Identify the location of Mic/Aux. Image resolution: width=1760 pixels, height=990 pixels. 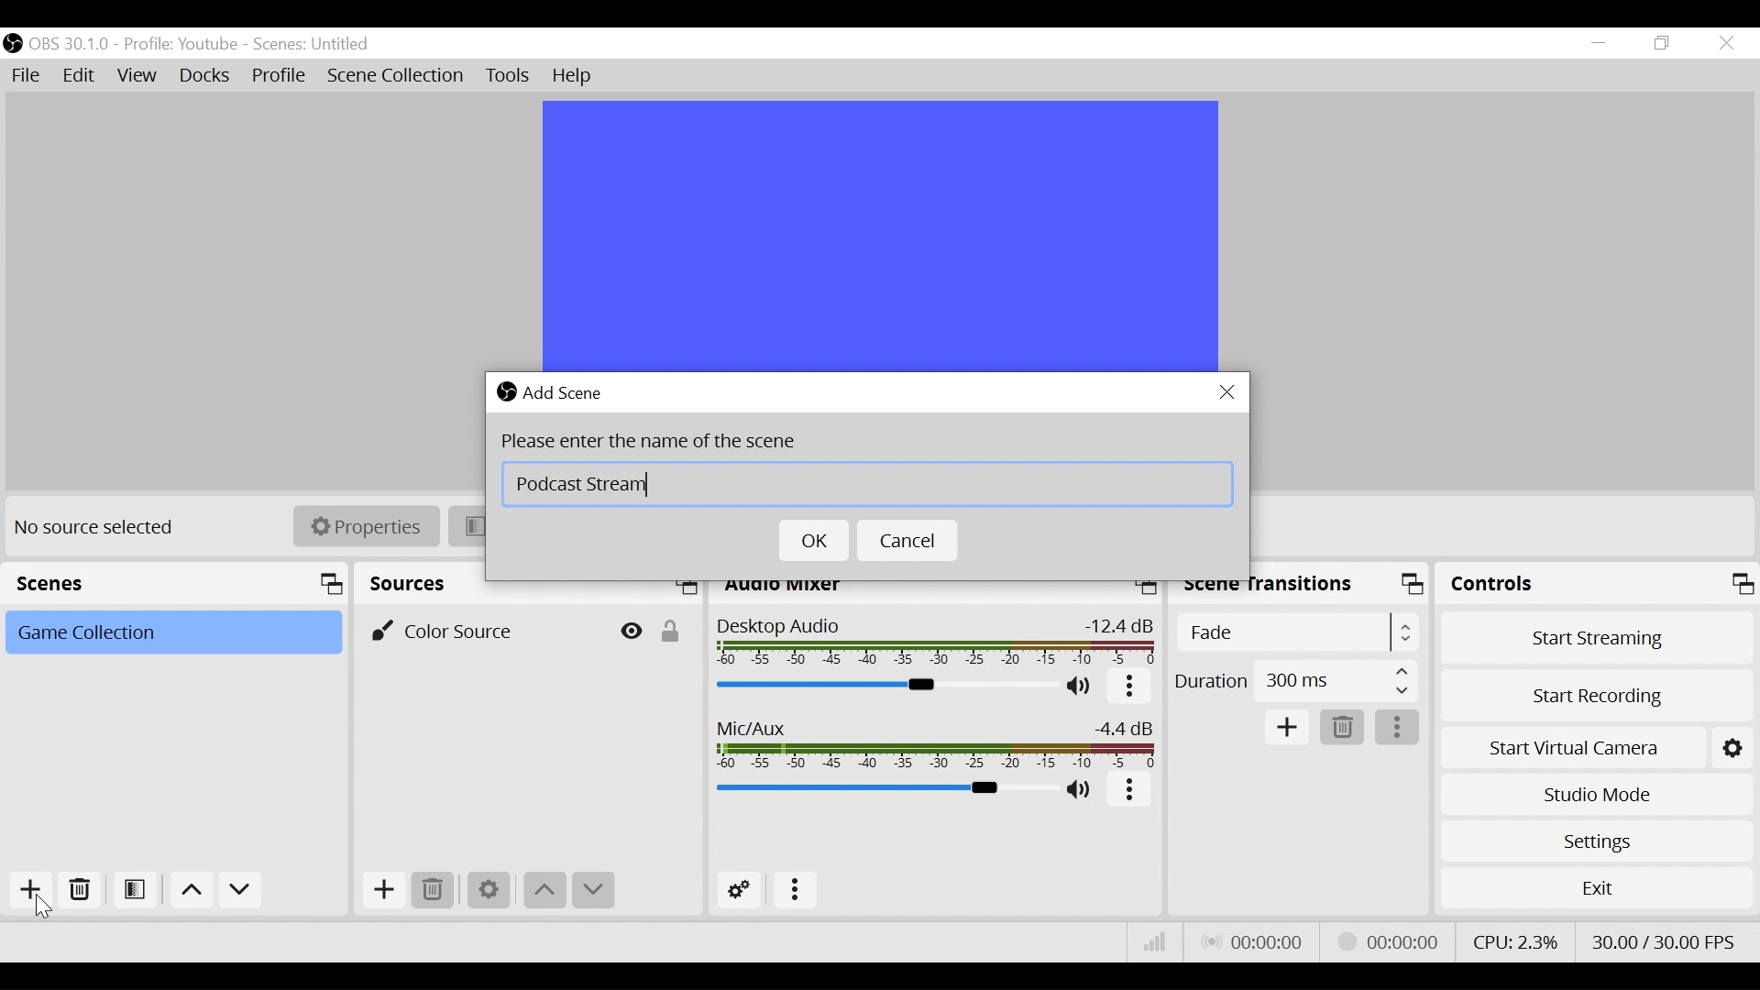
(938, 744).